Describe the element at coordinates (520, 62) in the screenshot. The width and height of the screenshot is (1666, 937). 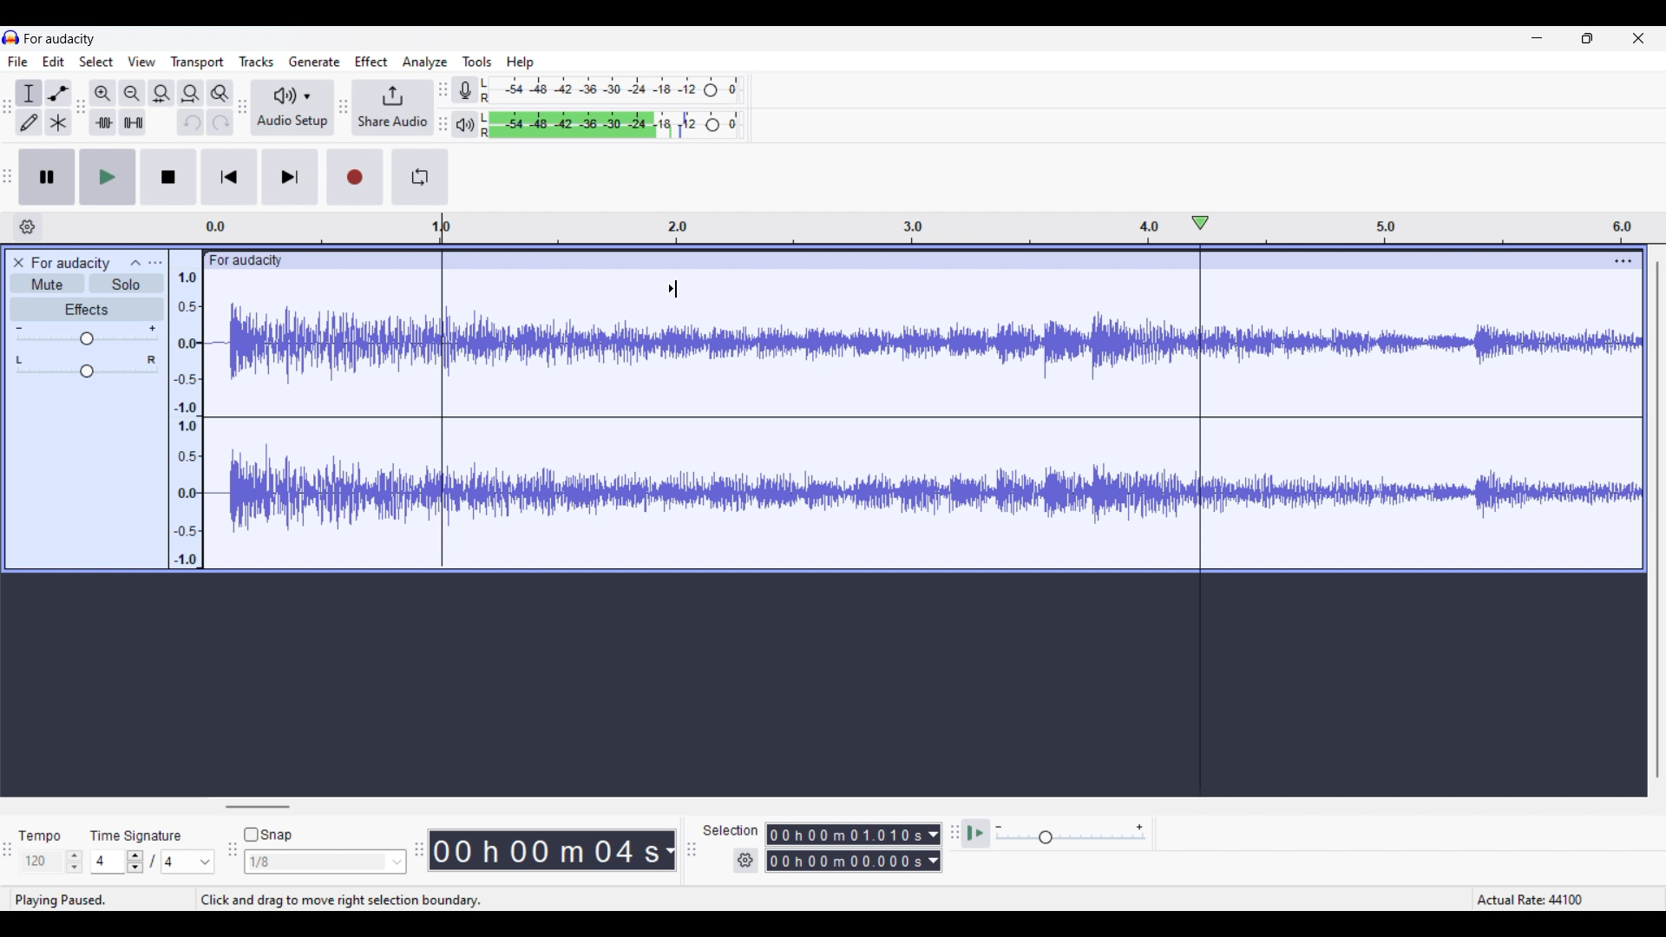
I see `Help menu` at that location.